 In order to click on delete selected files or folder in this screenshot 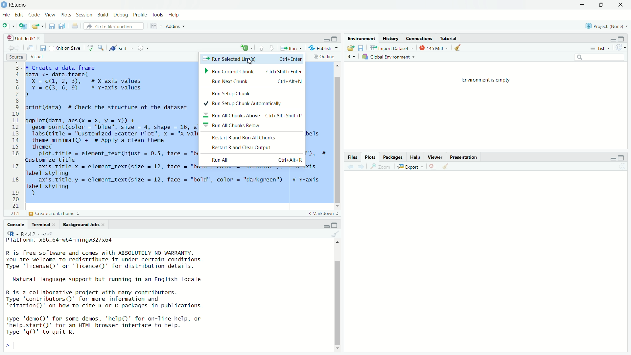, I will do `click(432, 167)`.